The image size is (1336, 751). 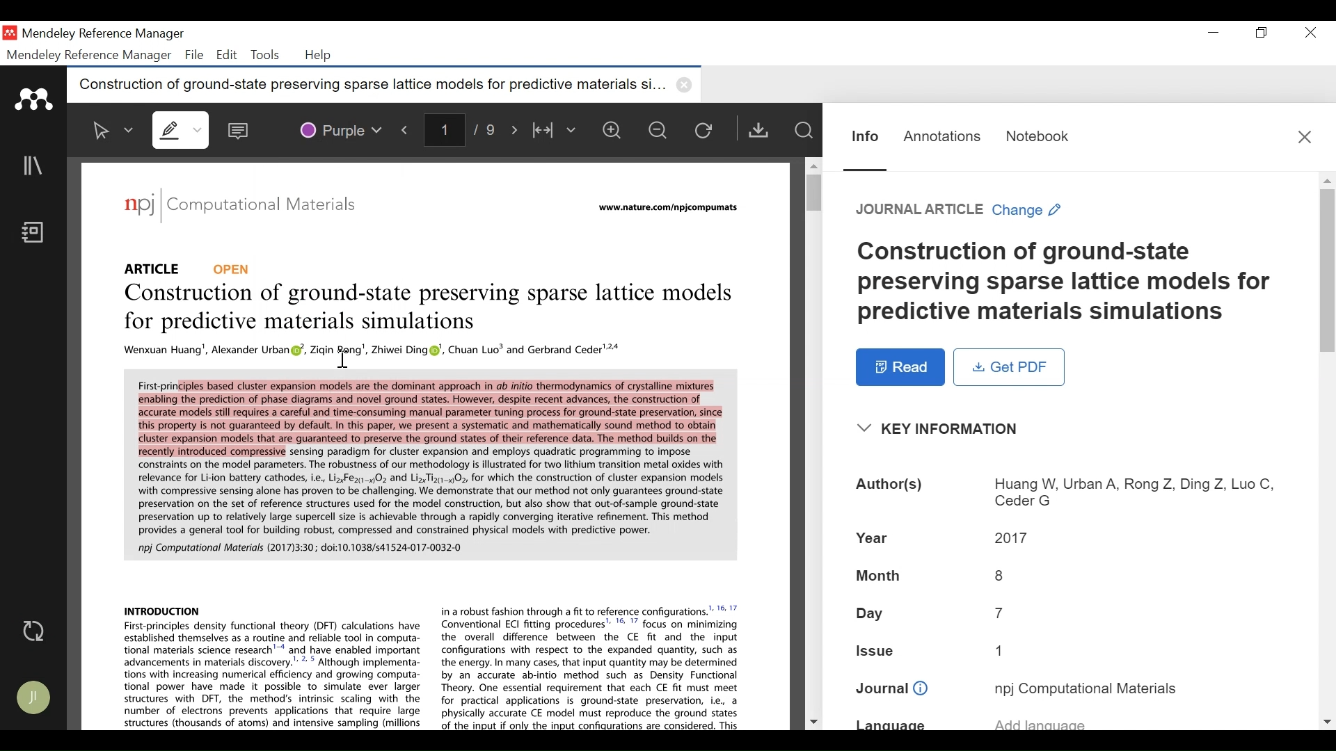 What do you see at coordinates (813, 722) in the screenshot?
I see `Scroll down` at bounding box center [813, 722].